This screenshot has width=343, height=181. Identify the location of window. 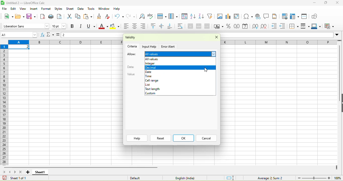
(104, 9).